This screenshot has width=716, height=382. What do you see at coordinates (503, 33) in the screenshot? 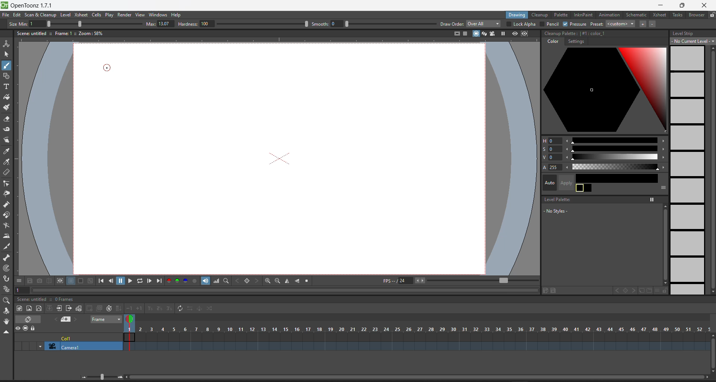
I see `freeze` at bounding box center [503, 33].